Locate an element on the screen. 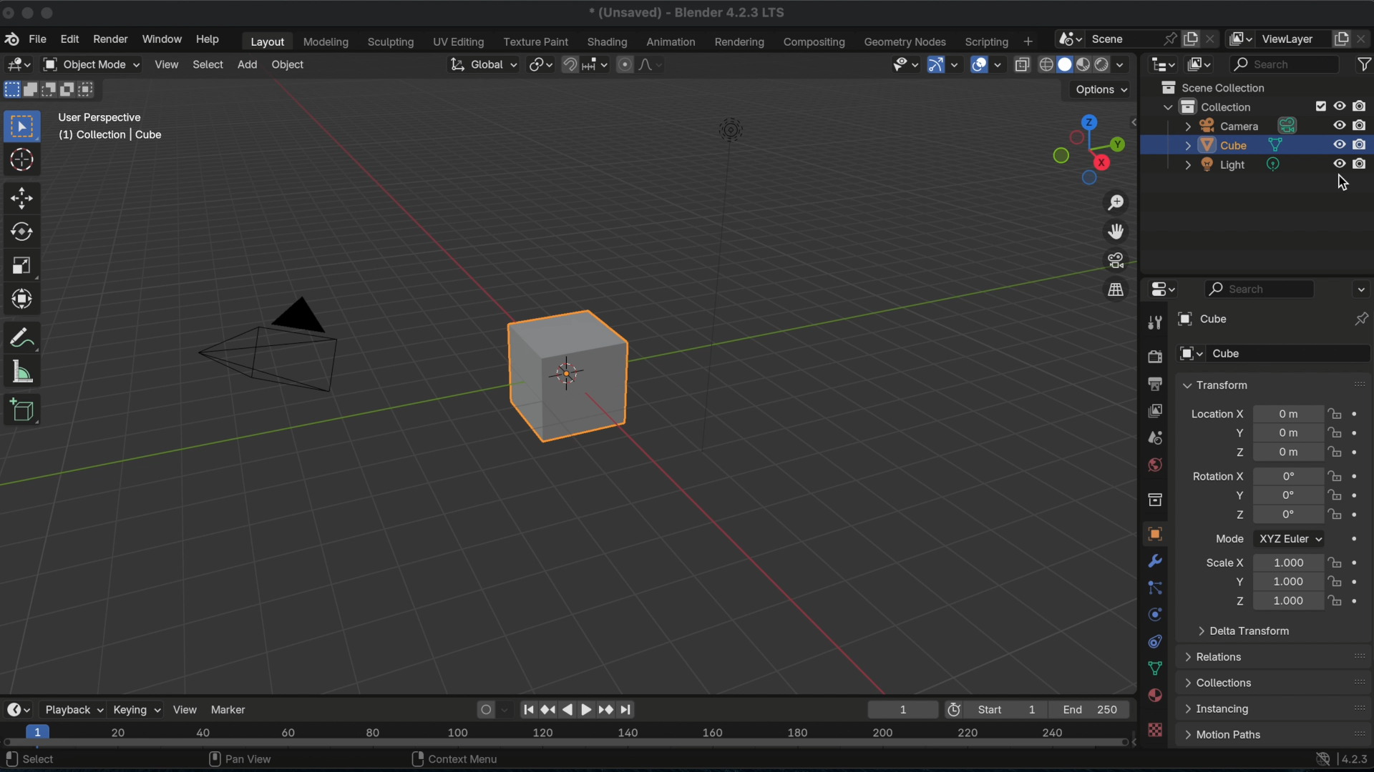 The height and width of the screenshot is (772, 1374). default cube is located at coordinates (565, 374).